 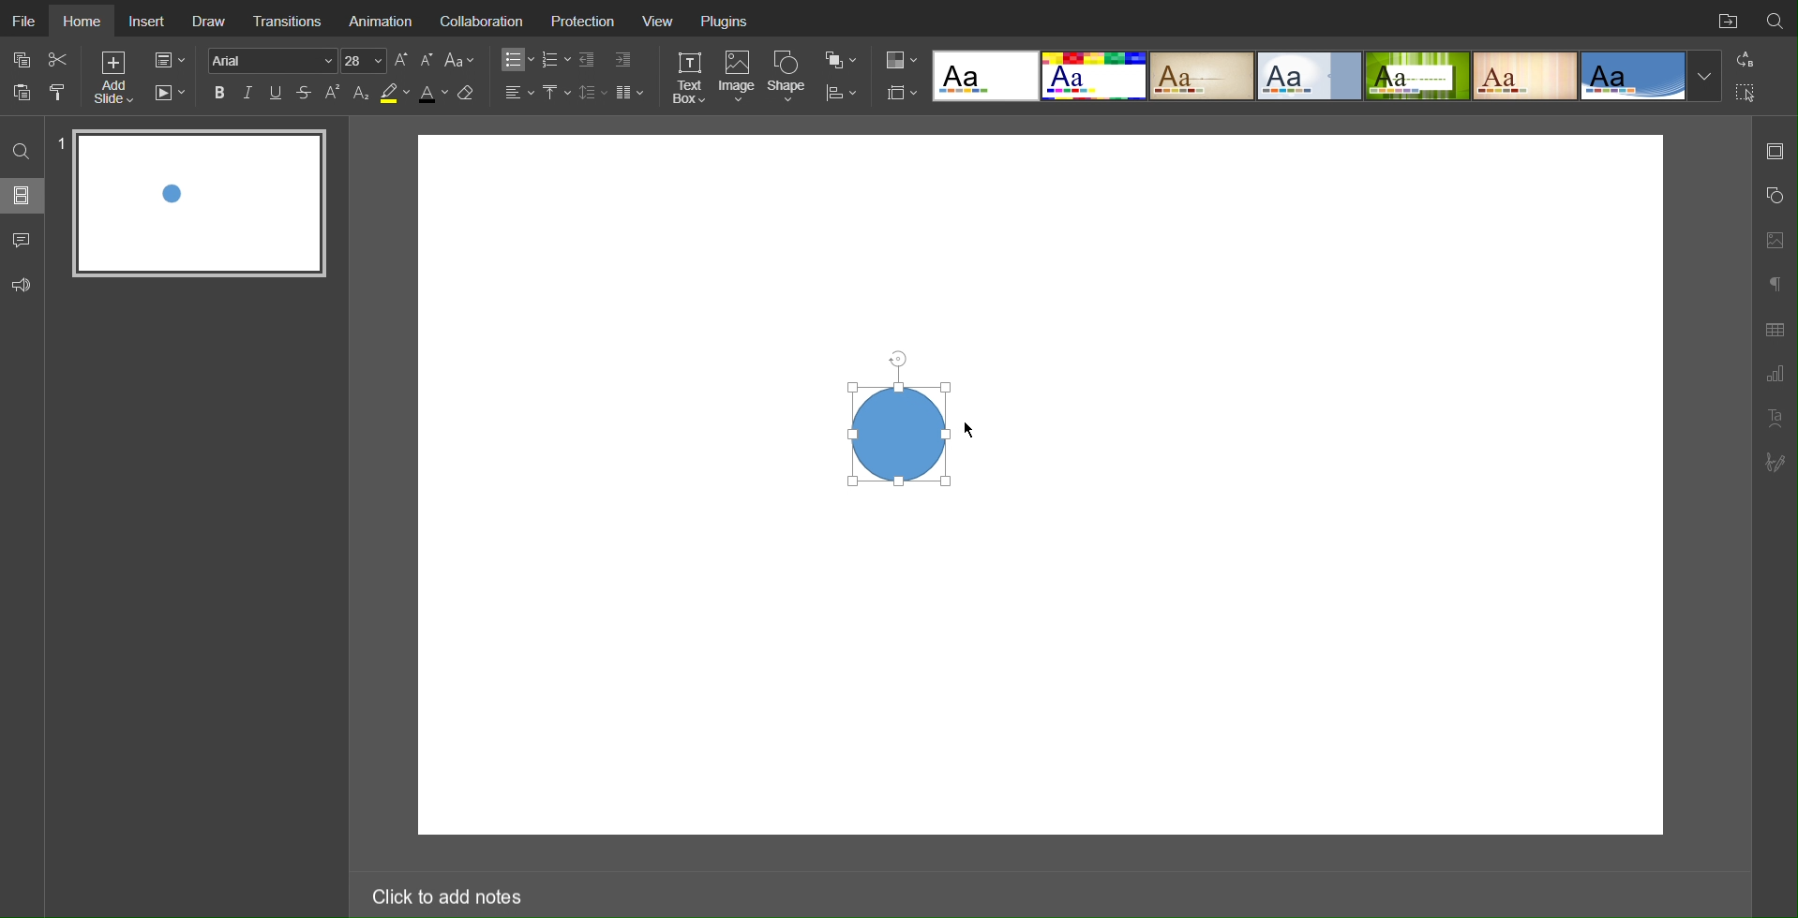 What do you see at coordinates (413, 60) in the screenshot?
I see `Font Size` at bounding box center [413, 60].